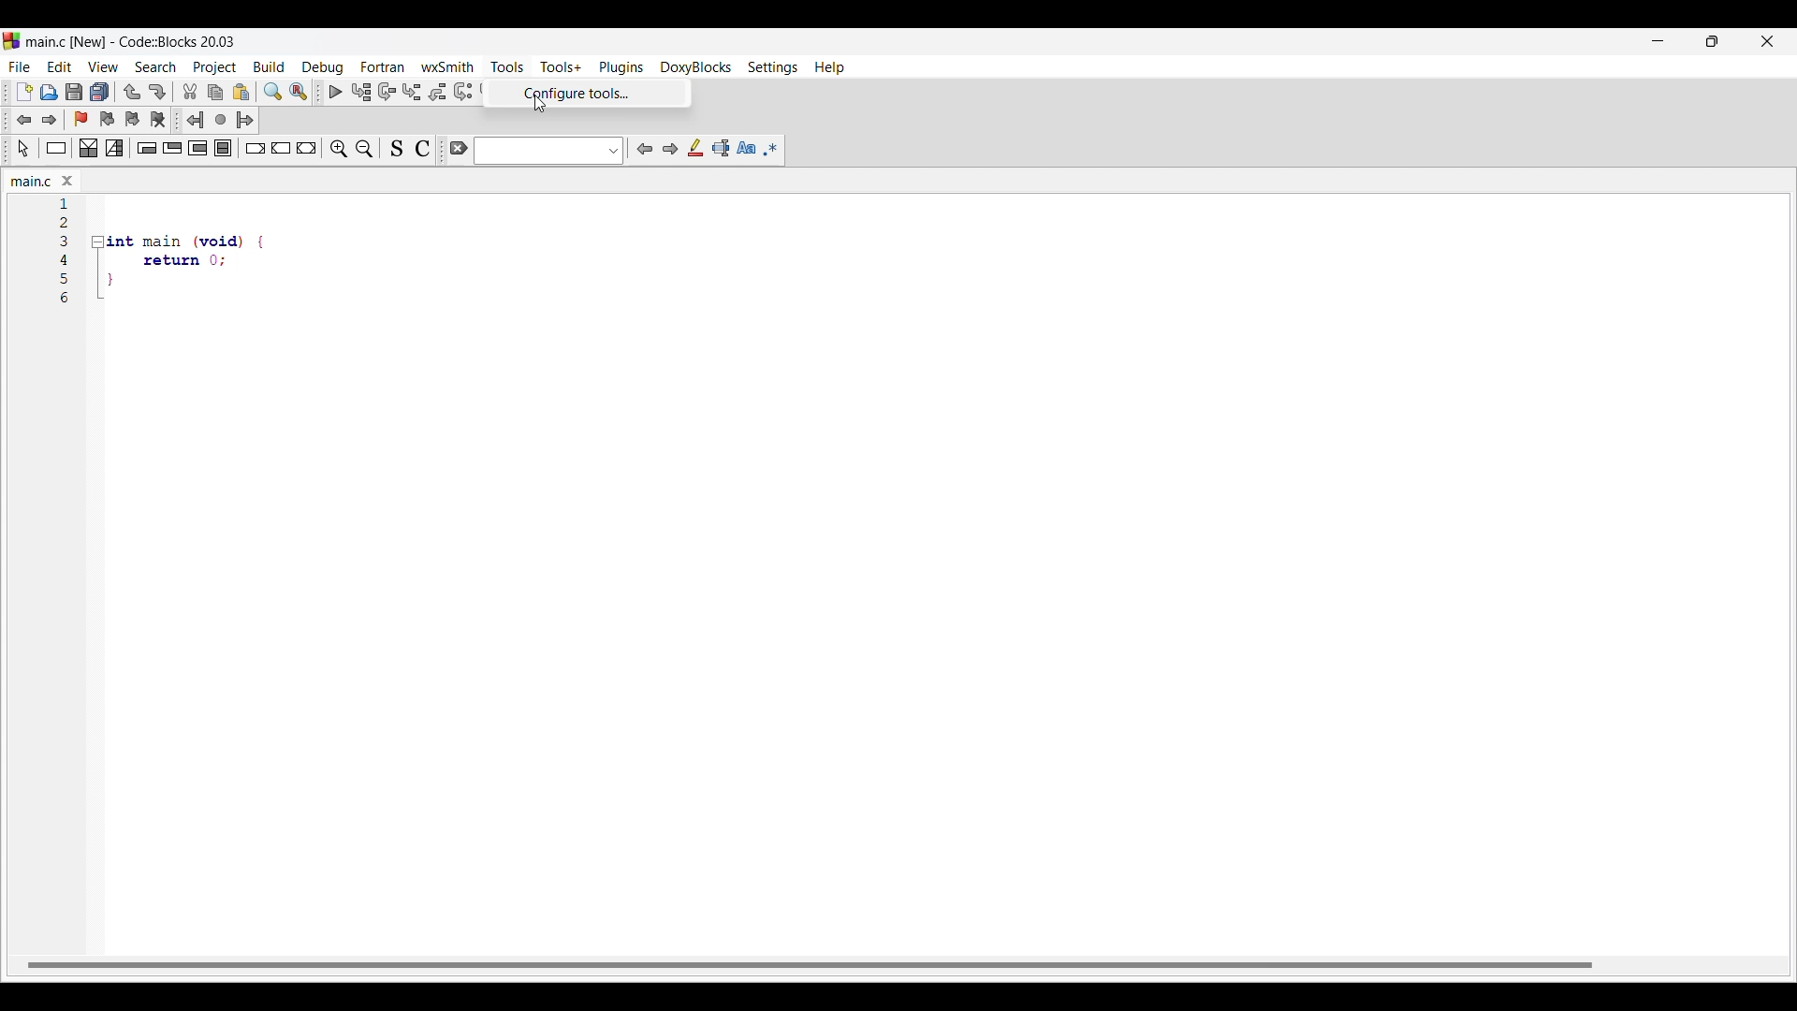  Describe the element at coordinates (99, 92) in the screenshot. I see `Save everything` at that location.